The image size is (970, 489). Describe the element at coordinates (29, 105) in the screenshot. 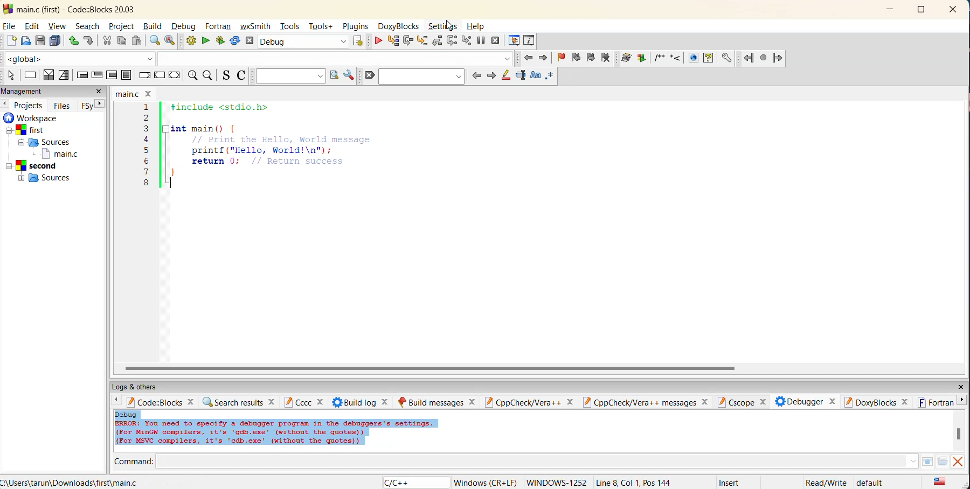

I see `projects` at that location.